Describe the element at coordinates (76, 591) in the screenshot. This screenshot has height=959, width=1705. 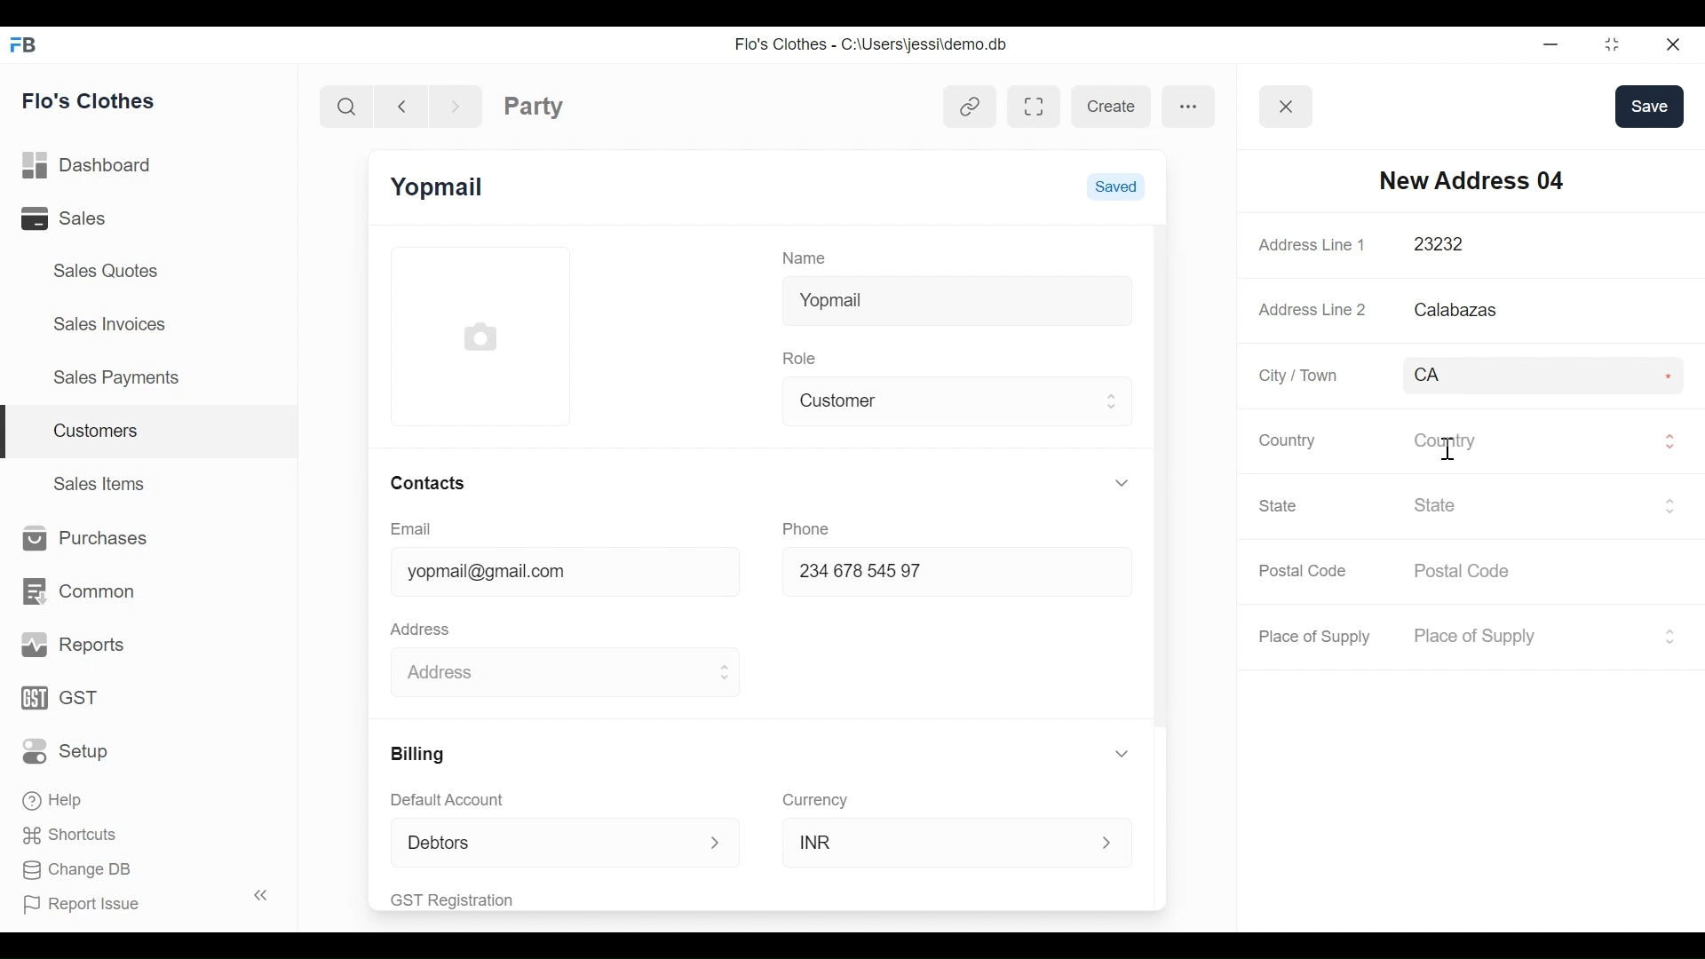
I see `Common` at that location.